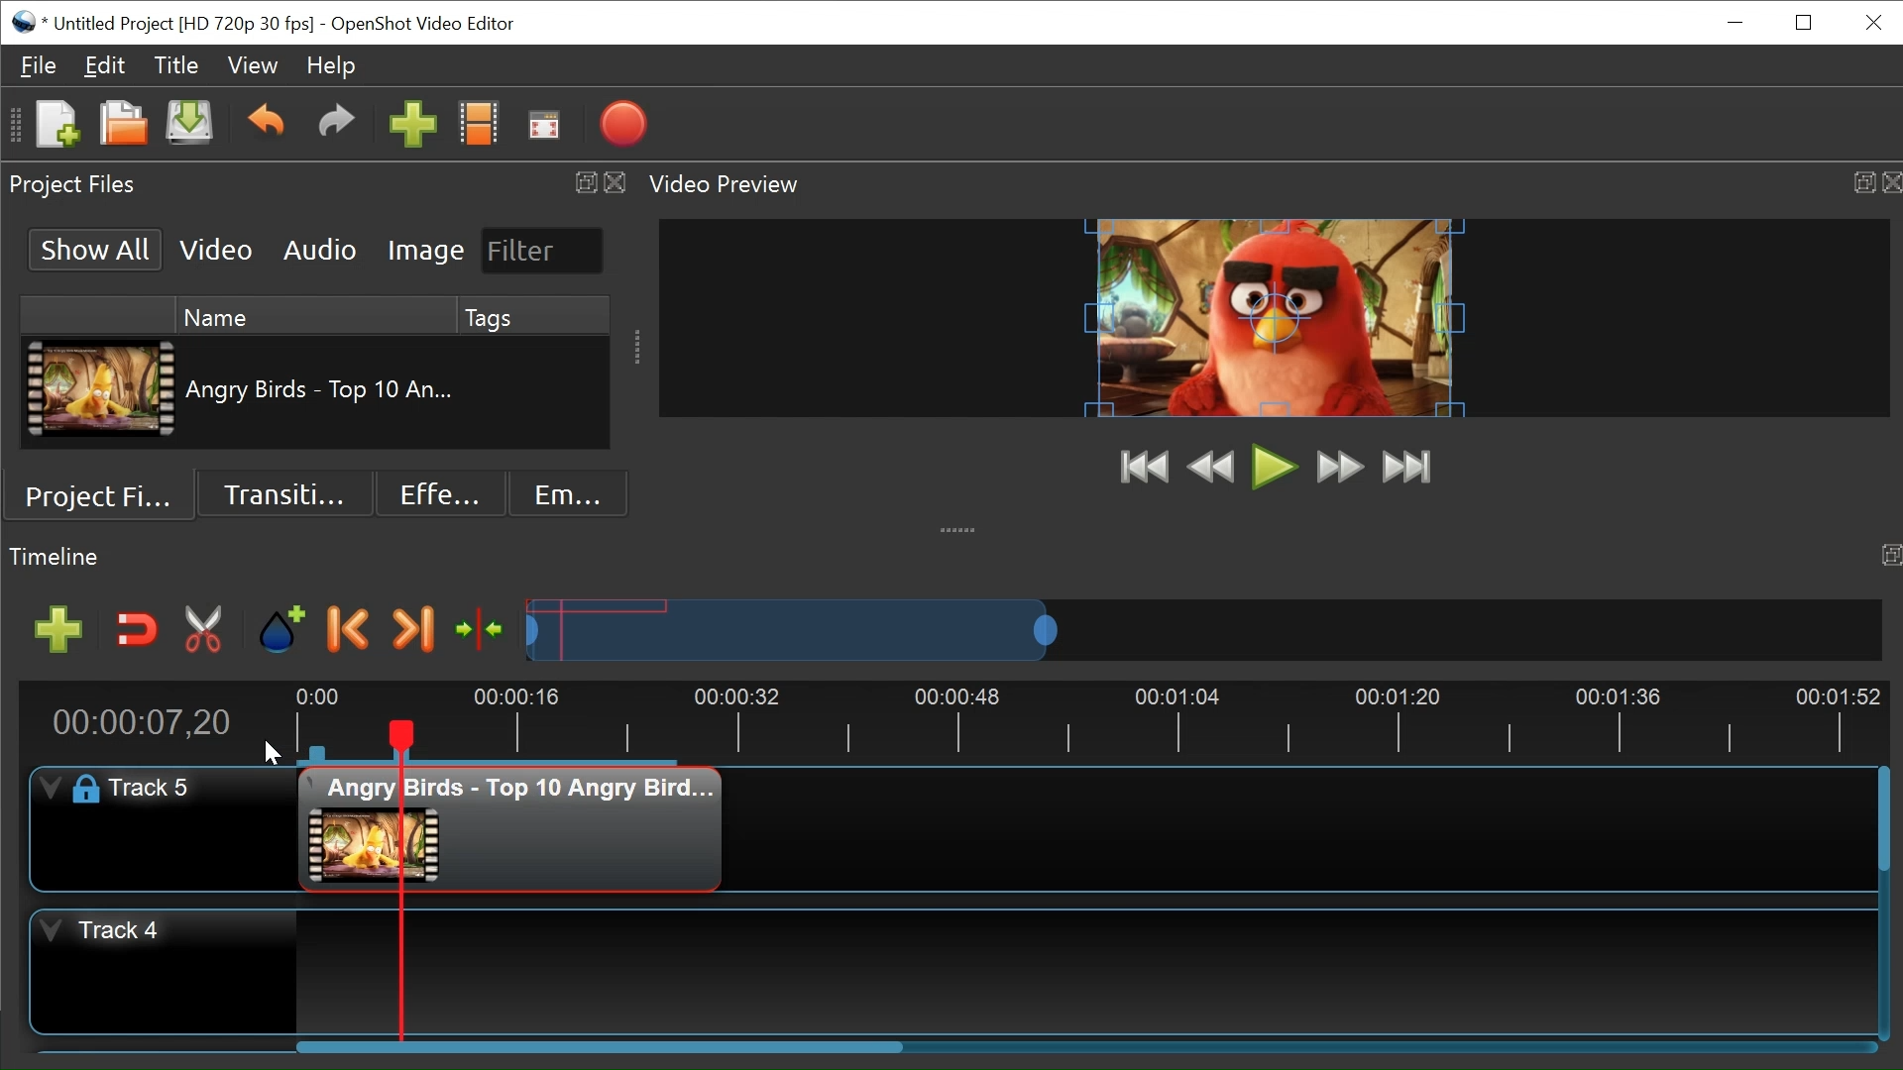 The width and height of the screenshot is (1903, 1070). I want to click on Zoom Slider, so click(1203, 628).